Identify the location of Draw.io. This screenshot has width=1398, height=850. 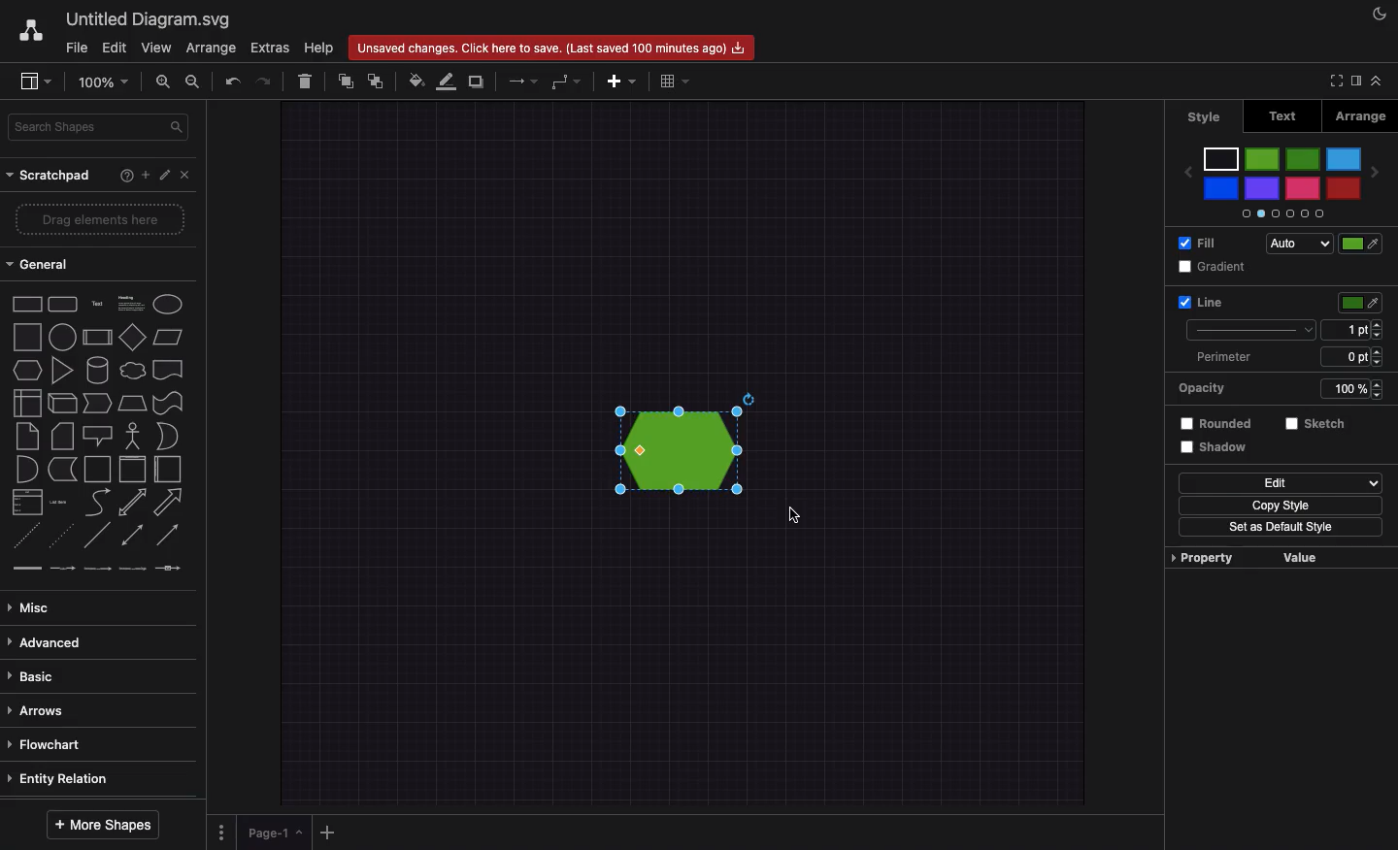
(30, 34).